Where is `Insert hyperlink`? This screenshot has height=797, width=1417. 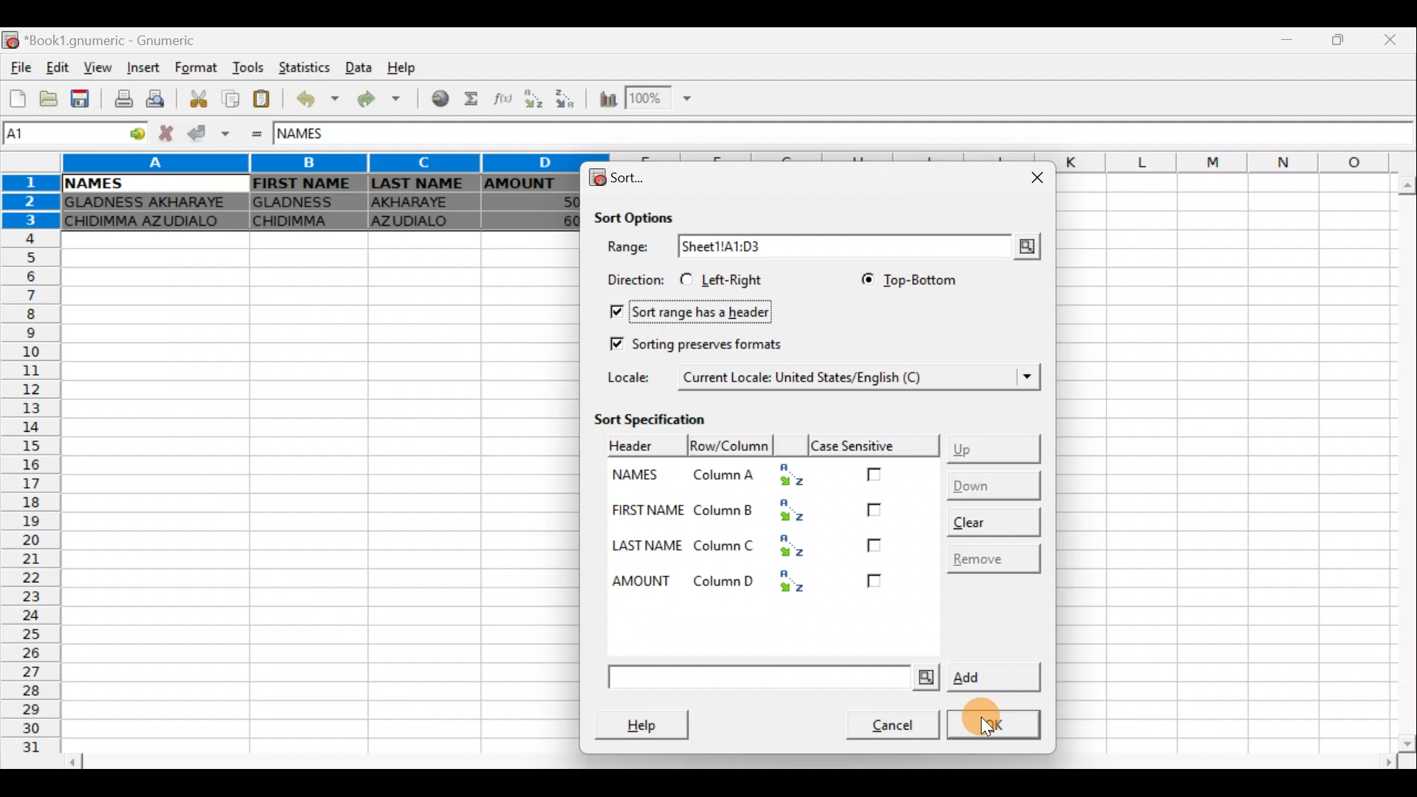 Insert hyperlink is located at coordinates (441, 97).